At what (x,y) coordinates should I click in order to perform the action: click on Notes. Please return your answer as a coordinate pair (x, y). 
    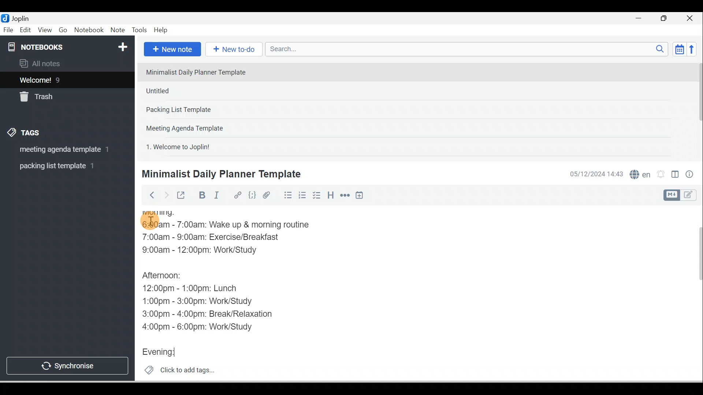
    Looking at the image, I should click on (62, 78).